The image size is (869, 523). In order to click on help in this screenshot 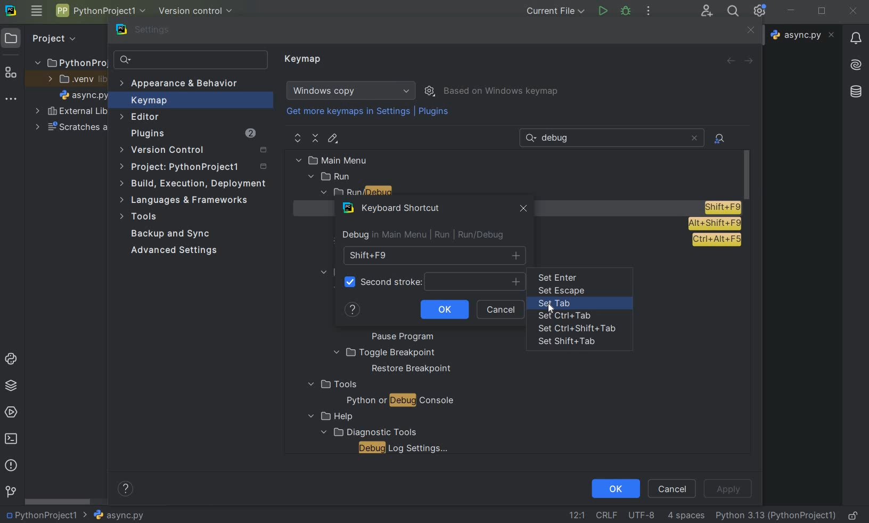, I will do `click(354, 312)`.